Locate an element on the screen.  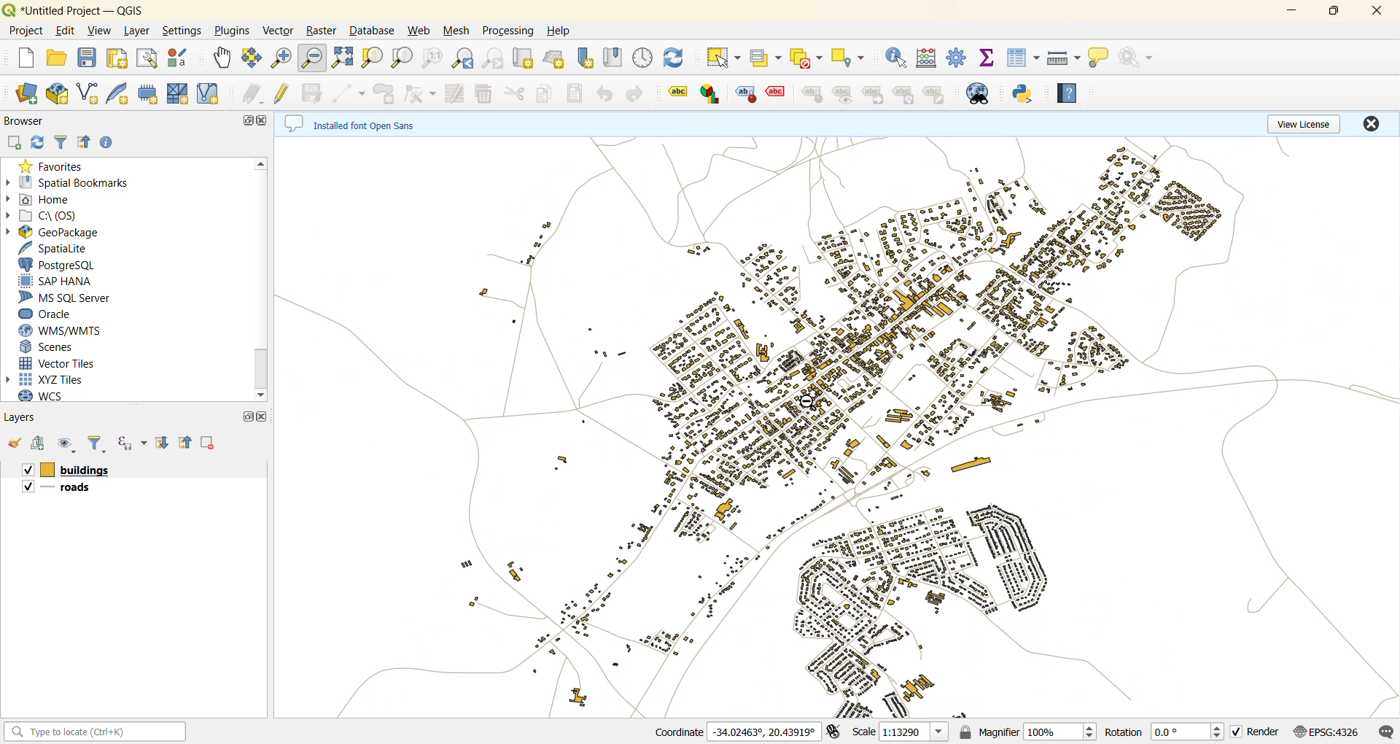
new spatialite layer is located at coordinates (120, 95).